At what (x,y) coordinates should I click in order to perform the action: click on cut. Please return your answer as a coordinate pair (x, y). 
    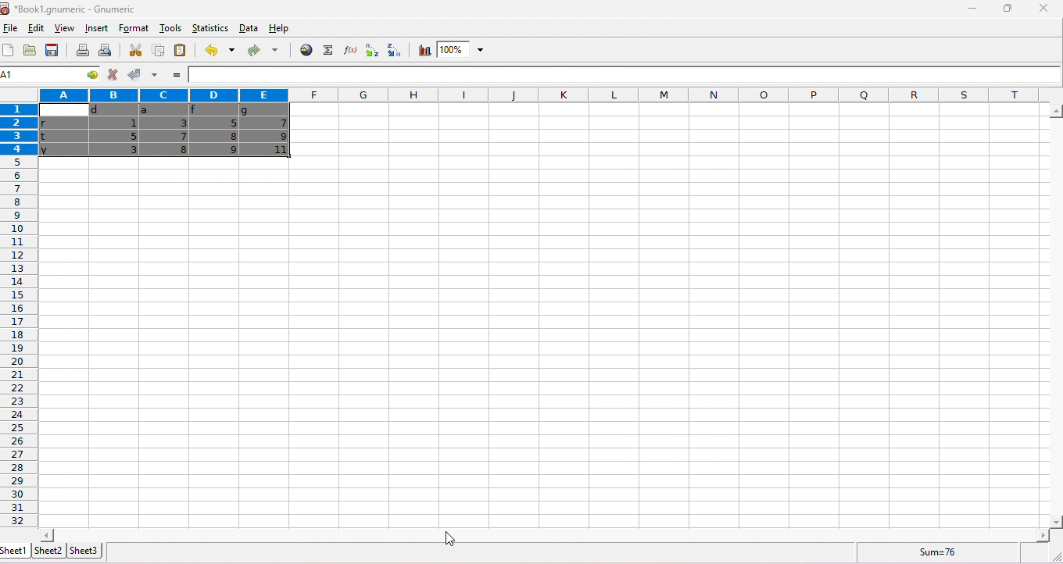
    Looking at the image, I should click on (136, 50).